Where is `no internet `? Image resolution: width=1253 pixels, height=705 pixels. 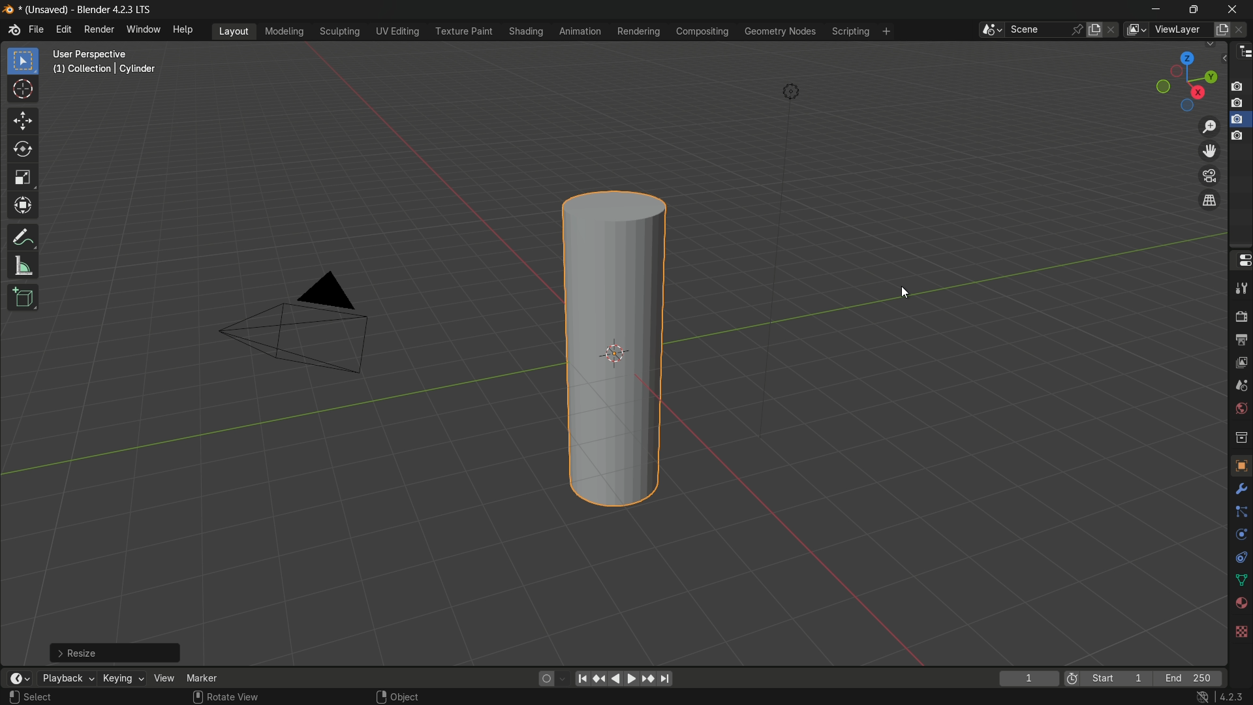
no internet  is located at coordinates (1201, 697).